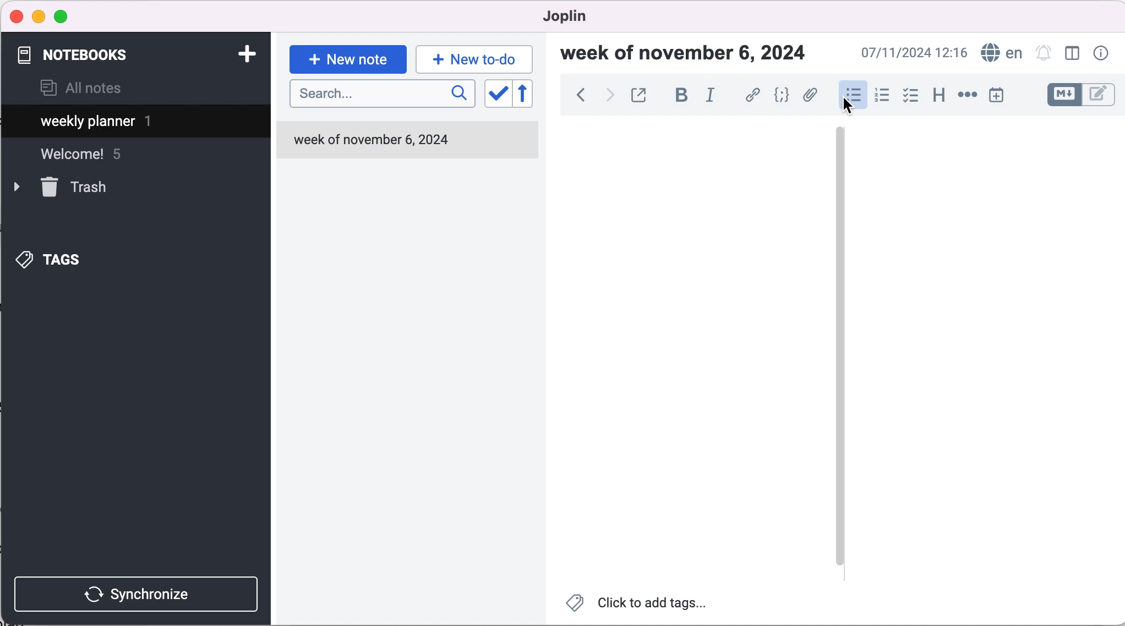 The height and width of the screenshot is (626, 1125). What do you see at coordinates (1103, 53) in the screenshot?
I see `properties note` at bounding box center [1103, 53].